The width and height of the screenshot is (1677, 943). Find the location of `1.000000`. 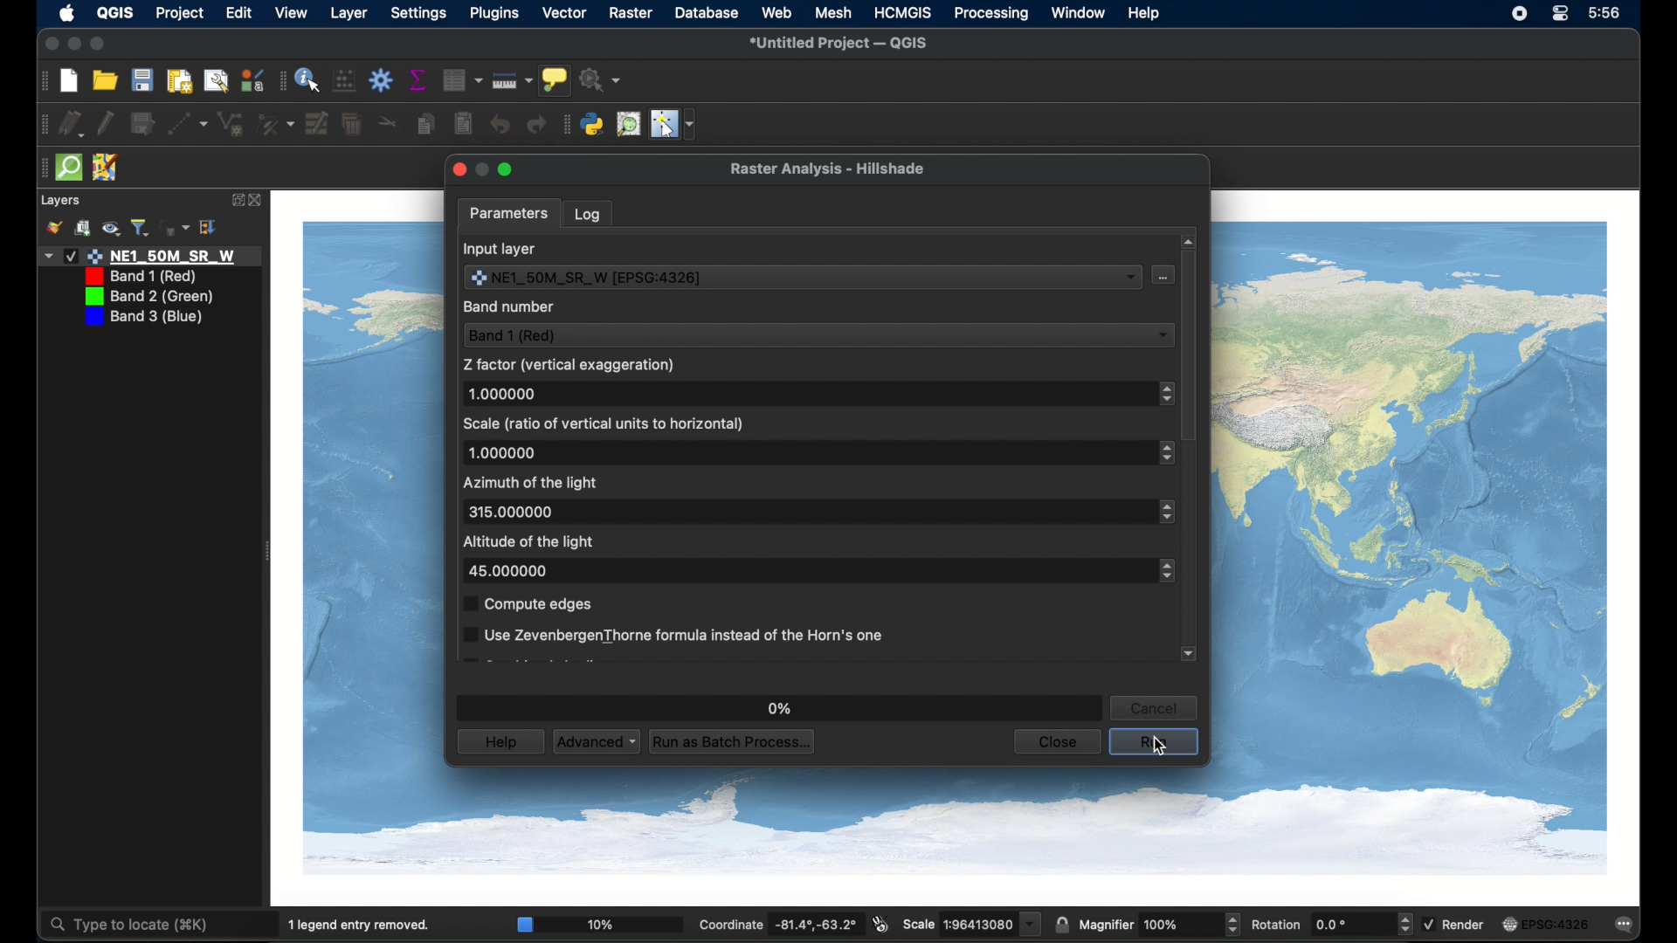

1.000000 is located at coordinates (503, 395).